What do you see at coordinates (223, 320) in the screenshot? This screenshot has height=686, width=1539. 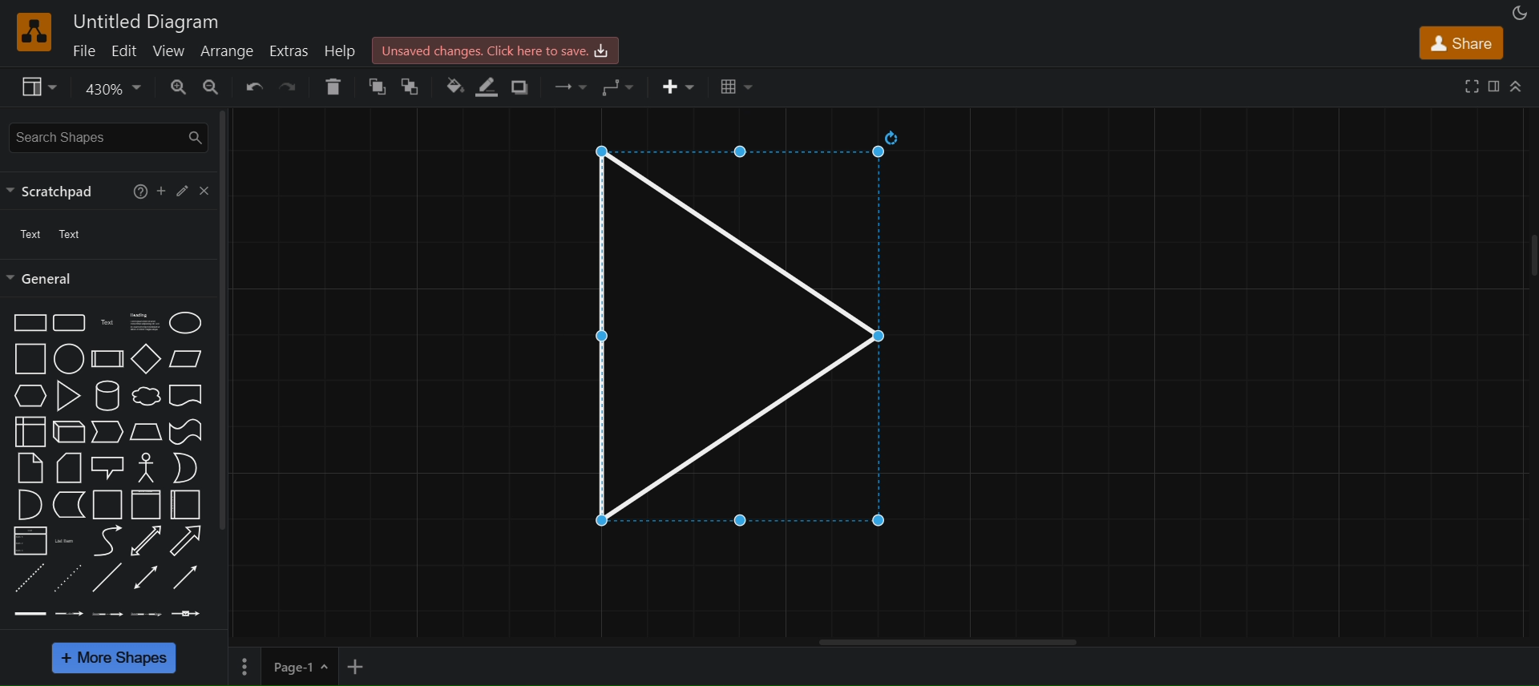 I see `vertical scroll bar` at bounding box center [223, 320].